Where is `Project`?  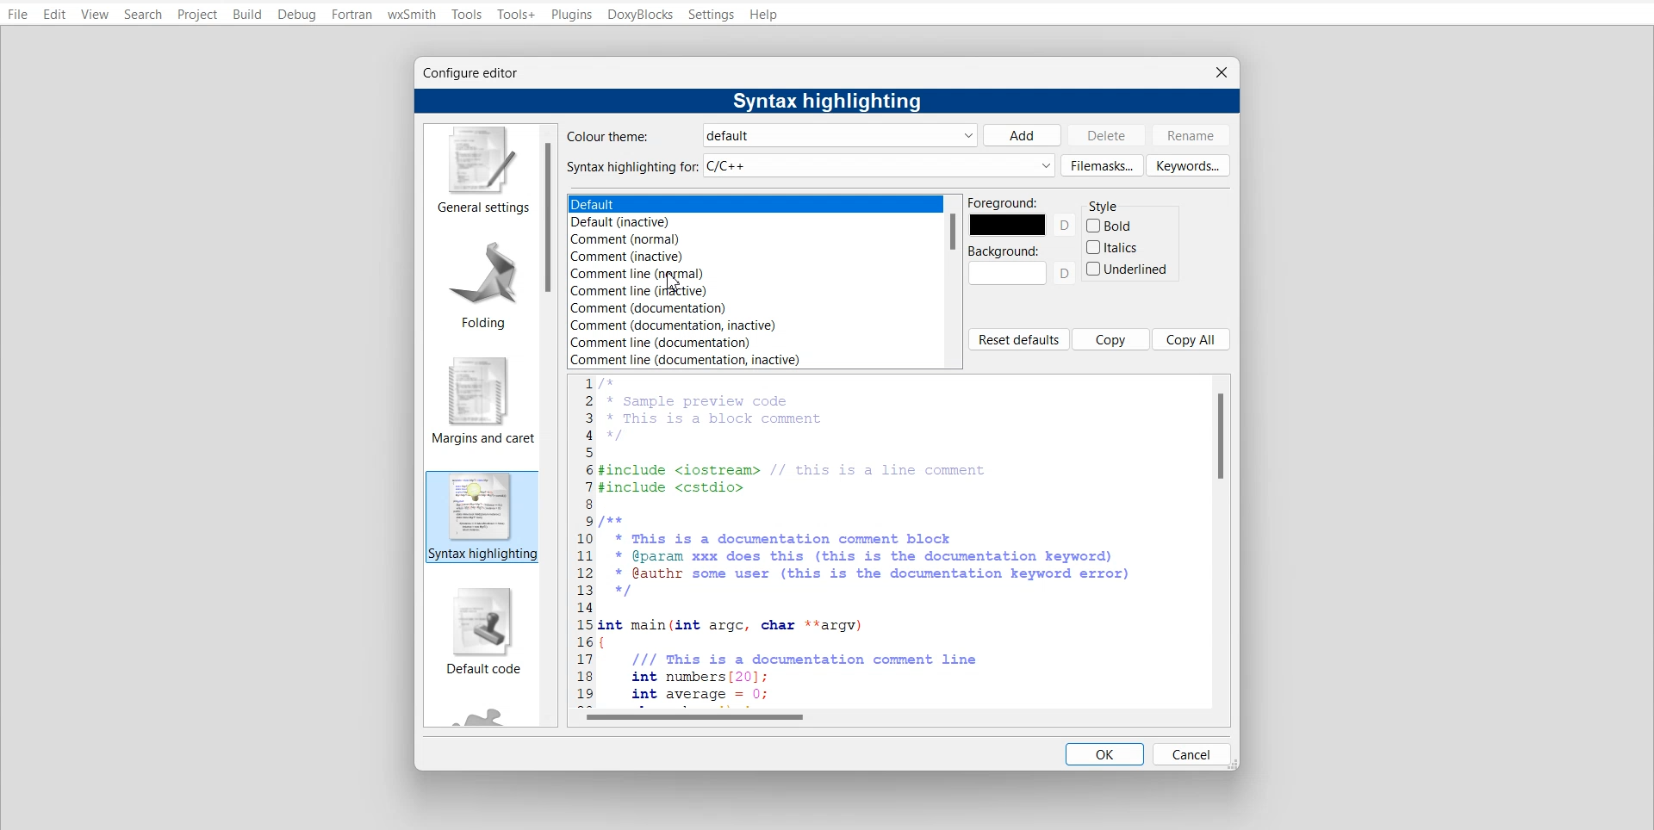
Project is located at coordinates (199, 14).